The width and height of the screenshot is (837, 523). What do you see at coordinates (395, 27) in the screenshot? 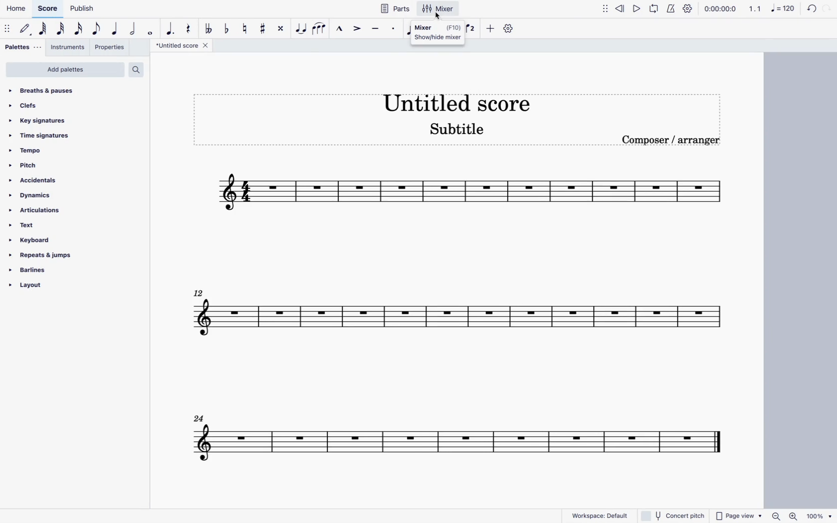
I see `Staccato ` at bounding box center [395, 27].